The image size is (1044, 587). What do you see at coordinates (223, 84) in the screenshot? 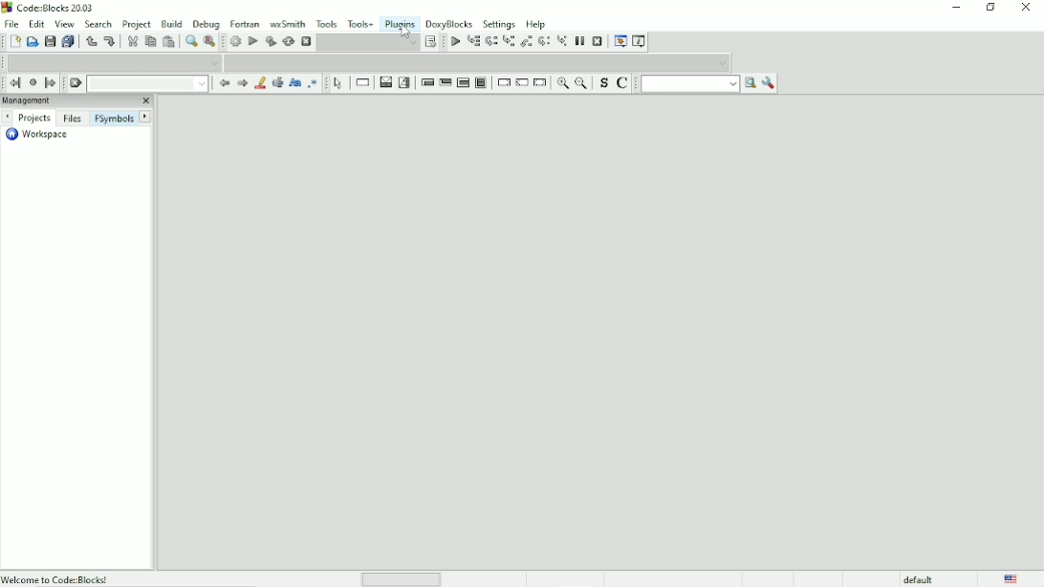
I see `Prev` at bounding box center [223, 84].